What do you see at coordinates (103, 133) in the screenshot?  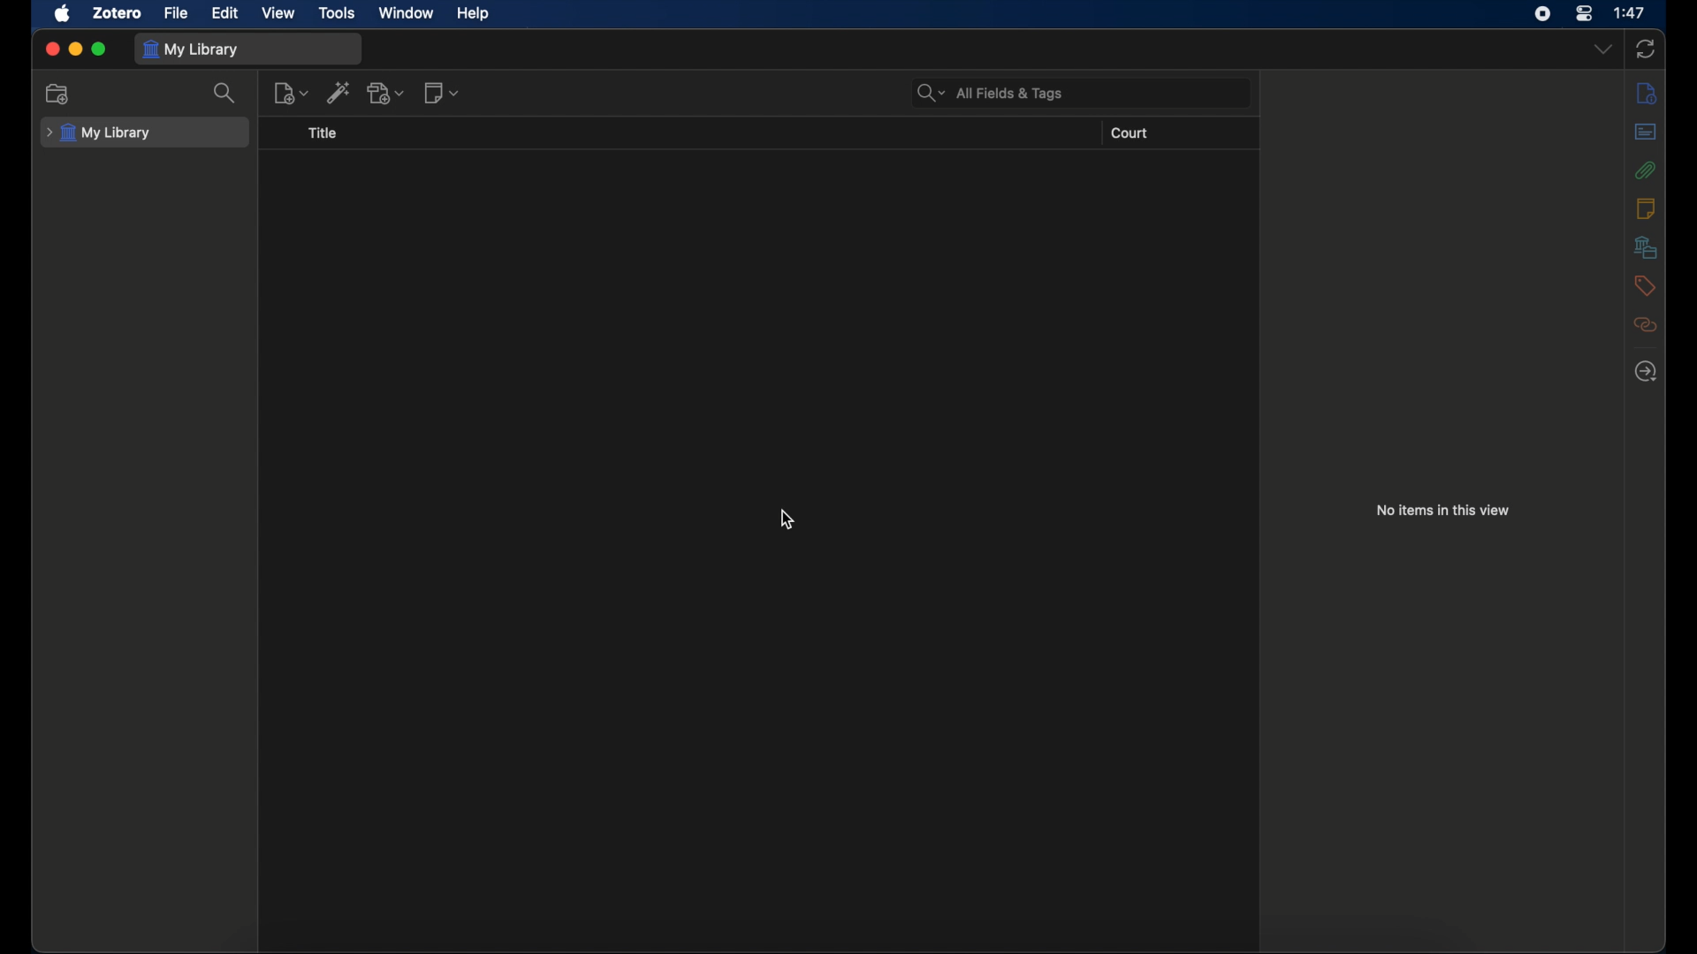 I see `my library` at bounding box center [103, 133].